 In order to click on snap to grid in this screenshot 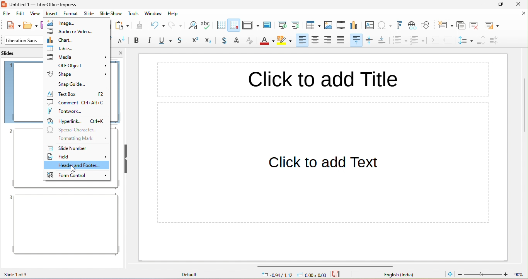, I will do `click(234, 25)`.